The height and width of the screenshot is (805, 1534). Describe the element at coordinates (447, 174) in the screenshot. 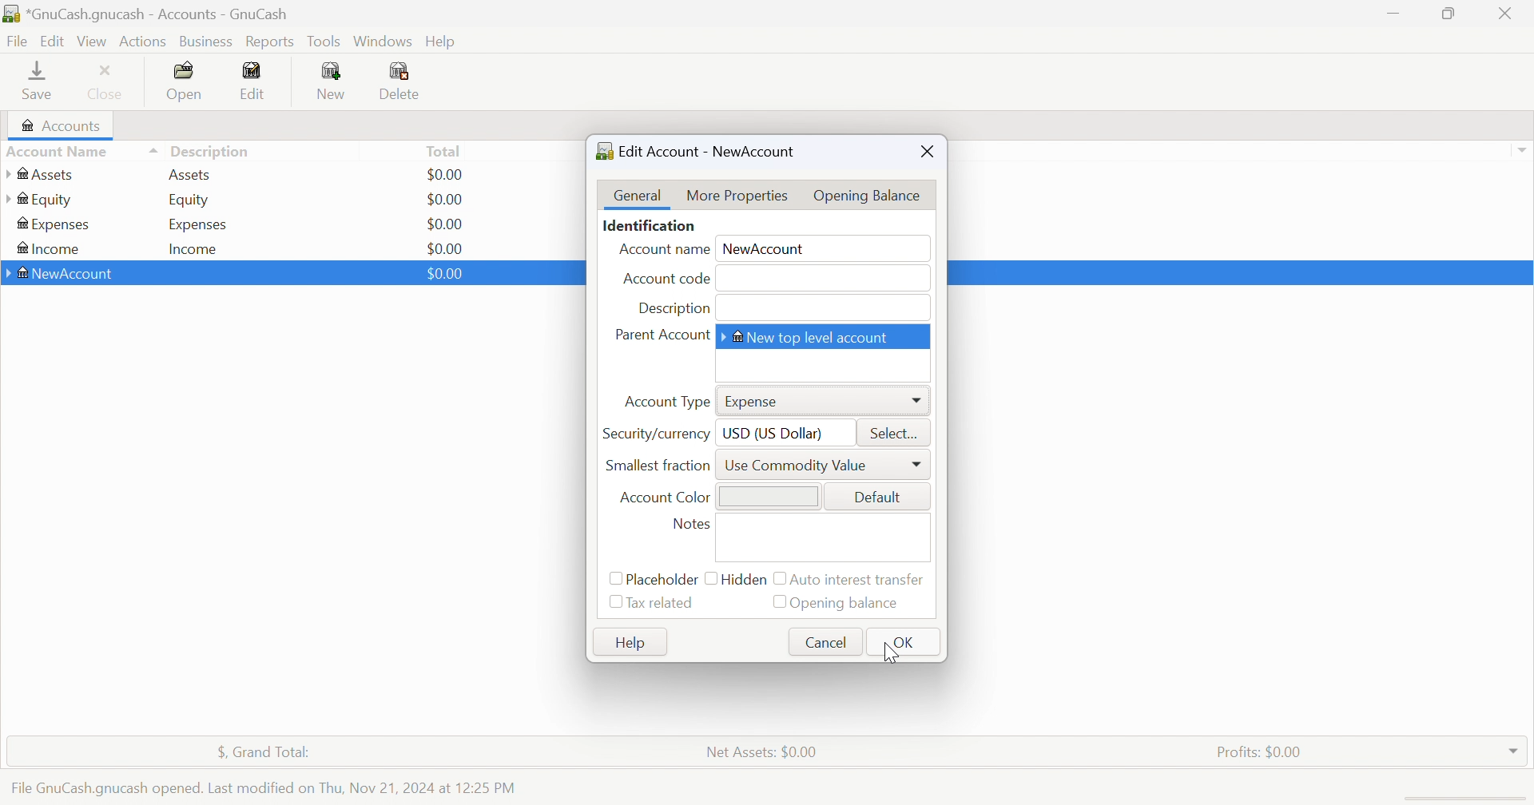

I see `$0.00` at that location.